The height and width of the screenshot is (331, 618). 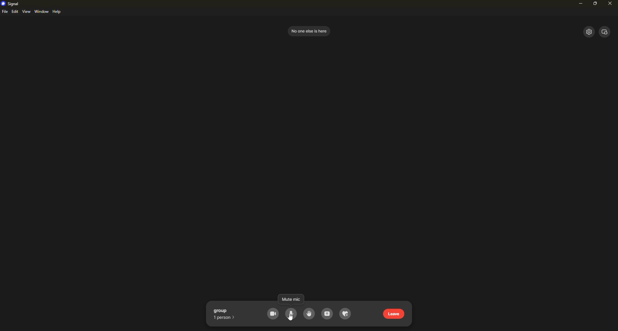 I want to click on edit, so click(x=15, y=12).